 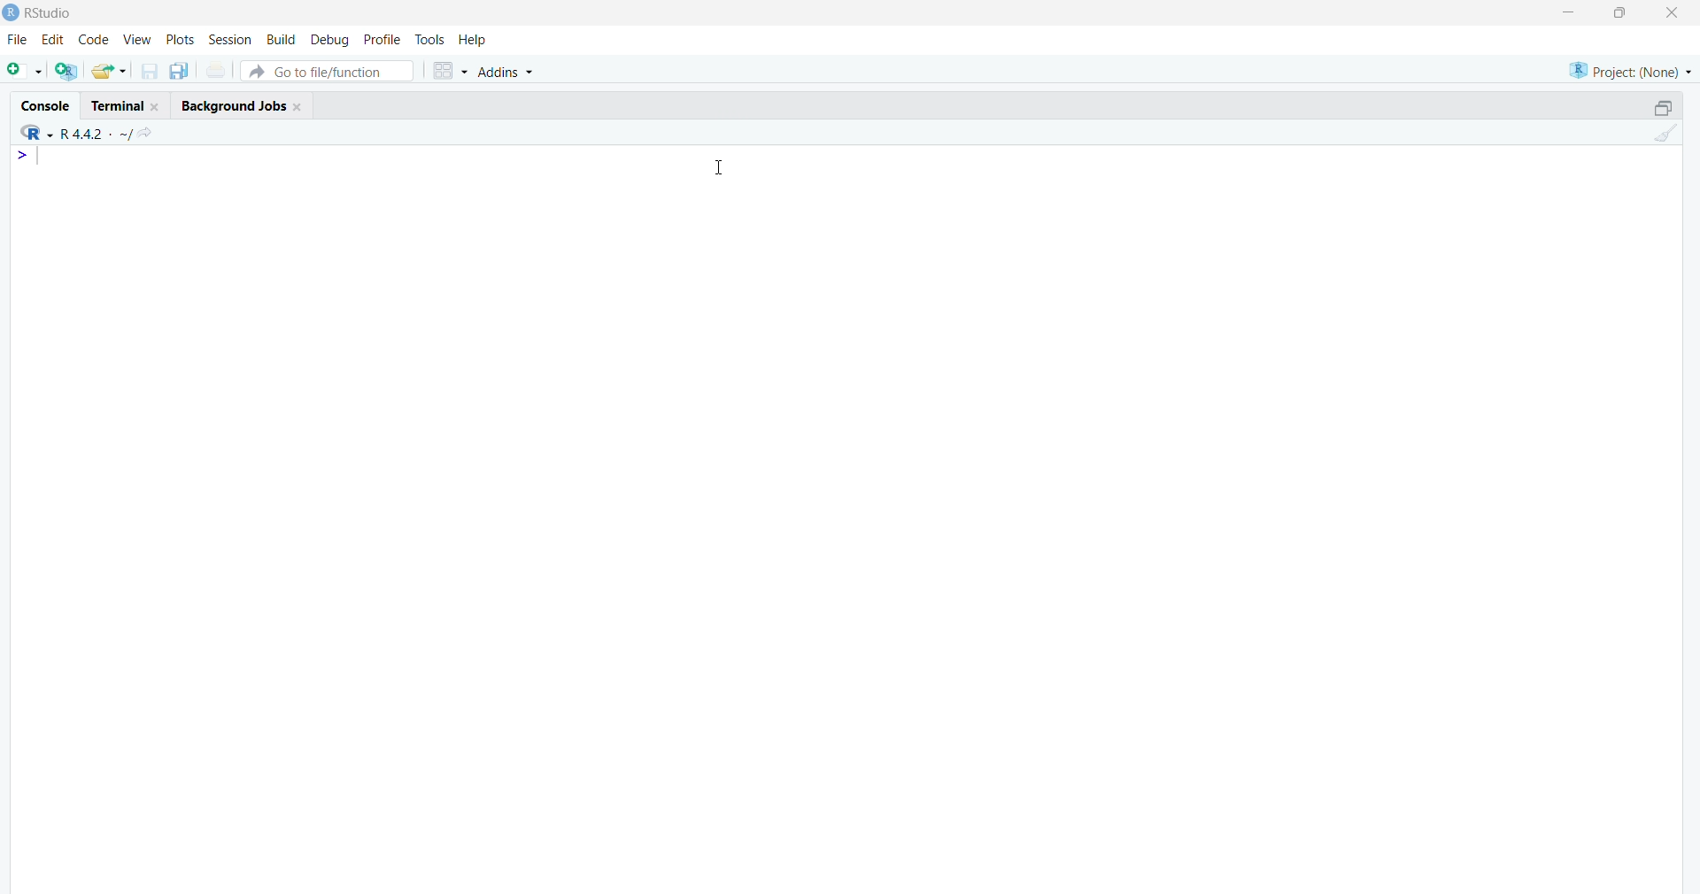 What do you see at coordinates (149, 71) in the screenshot?
I see `save current document` at bounding box center [149, 71].